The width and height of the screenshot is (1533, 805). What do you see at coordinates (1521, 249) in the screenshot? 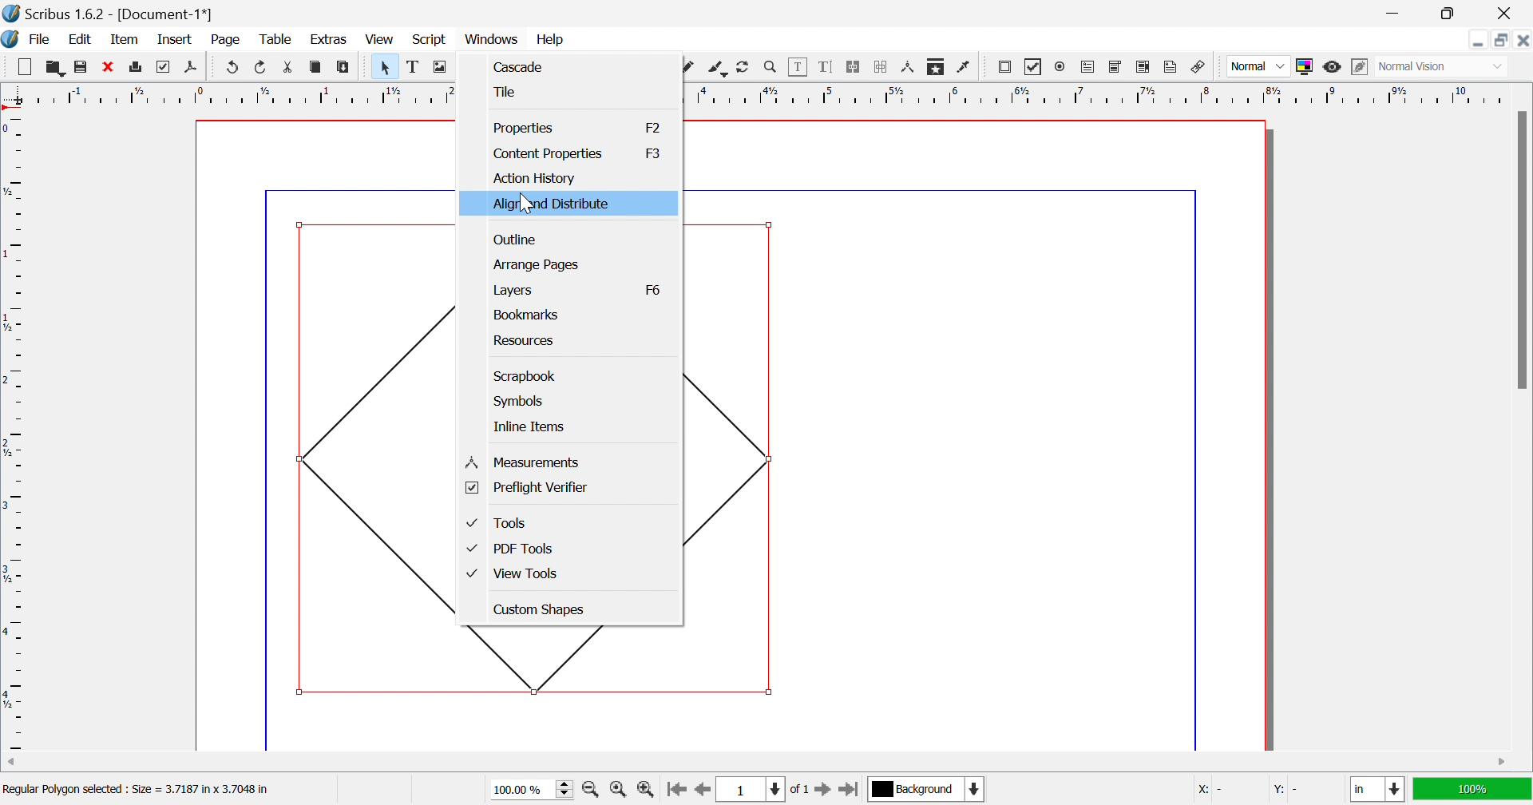
I see `Scroll bar` at bounding box center [1521, 249].